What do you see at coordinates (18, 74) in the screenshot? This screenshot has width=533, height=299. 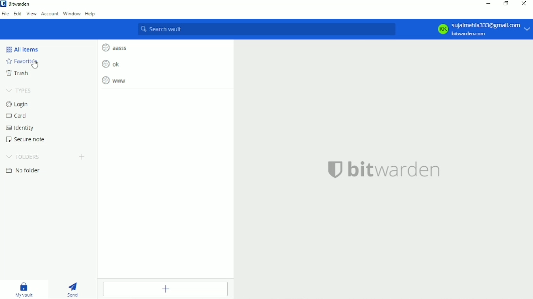 I see `Trash` at bounding box center [18, 74].